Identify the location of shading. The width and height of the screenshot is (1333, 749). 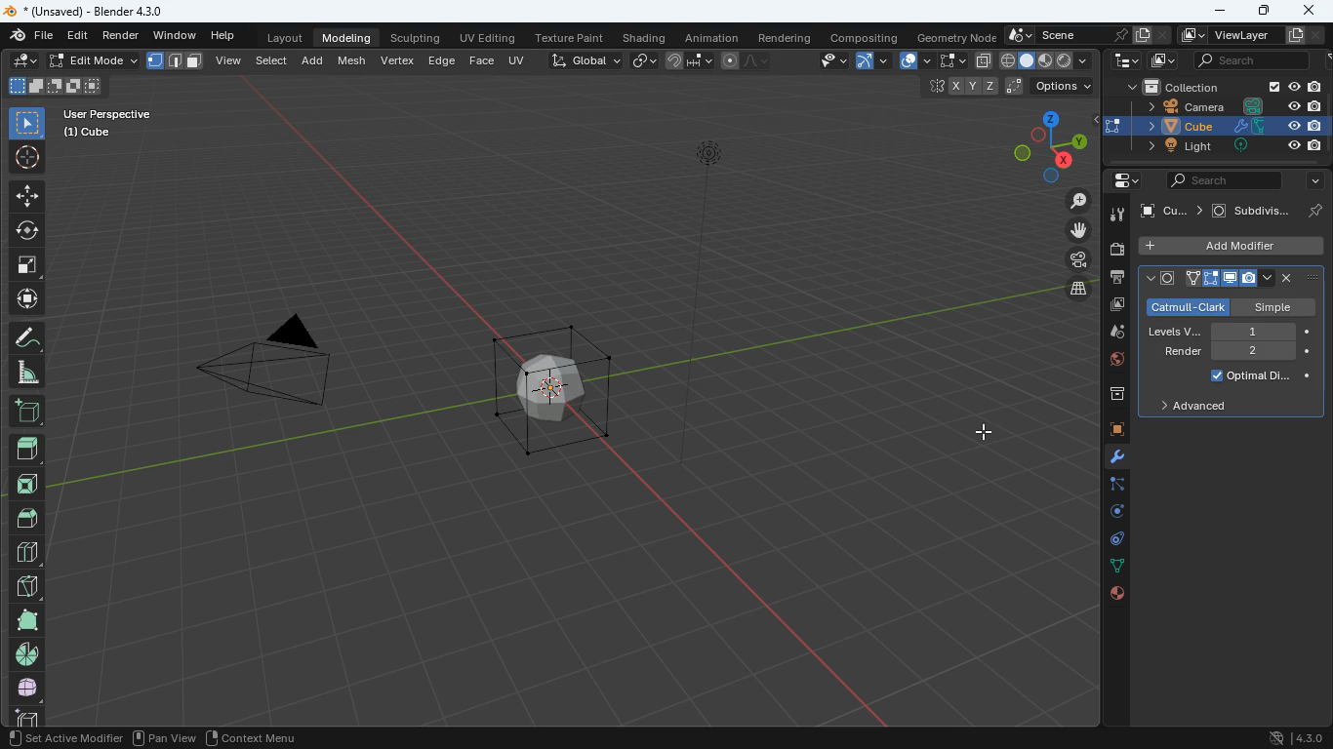
(644, 38).